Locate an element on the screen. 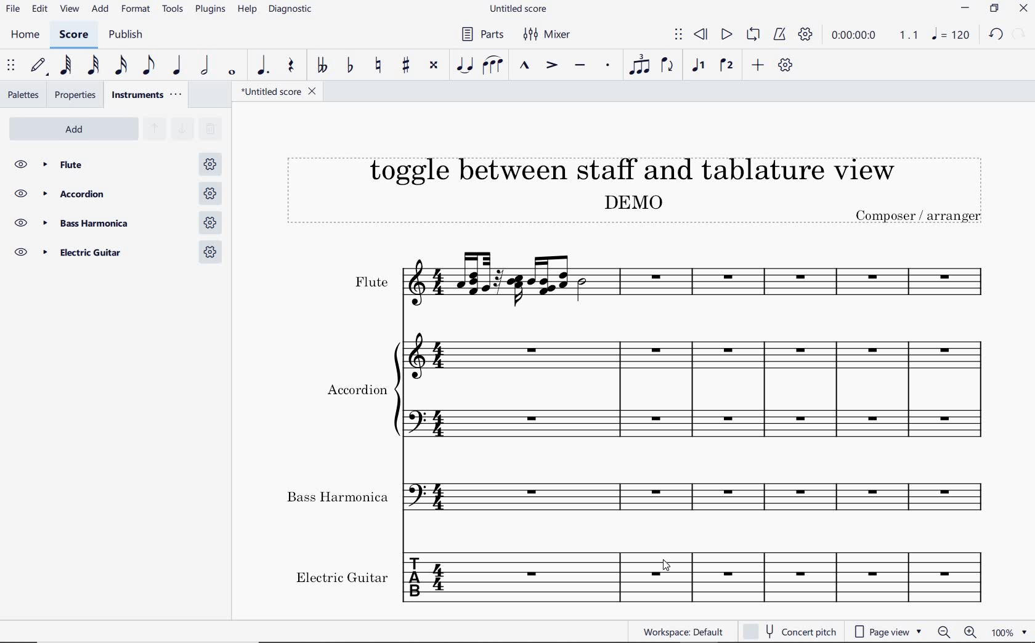  loop playback is located at coordinates (755, 35).